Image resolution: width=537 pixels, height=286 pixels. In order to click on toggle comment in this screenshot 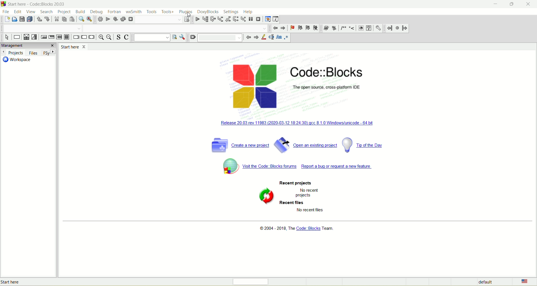, I will do `click(126, 37)`.